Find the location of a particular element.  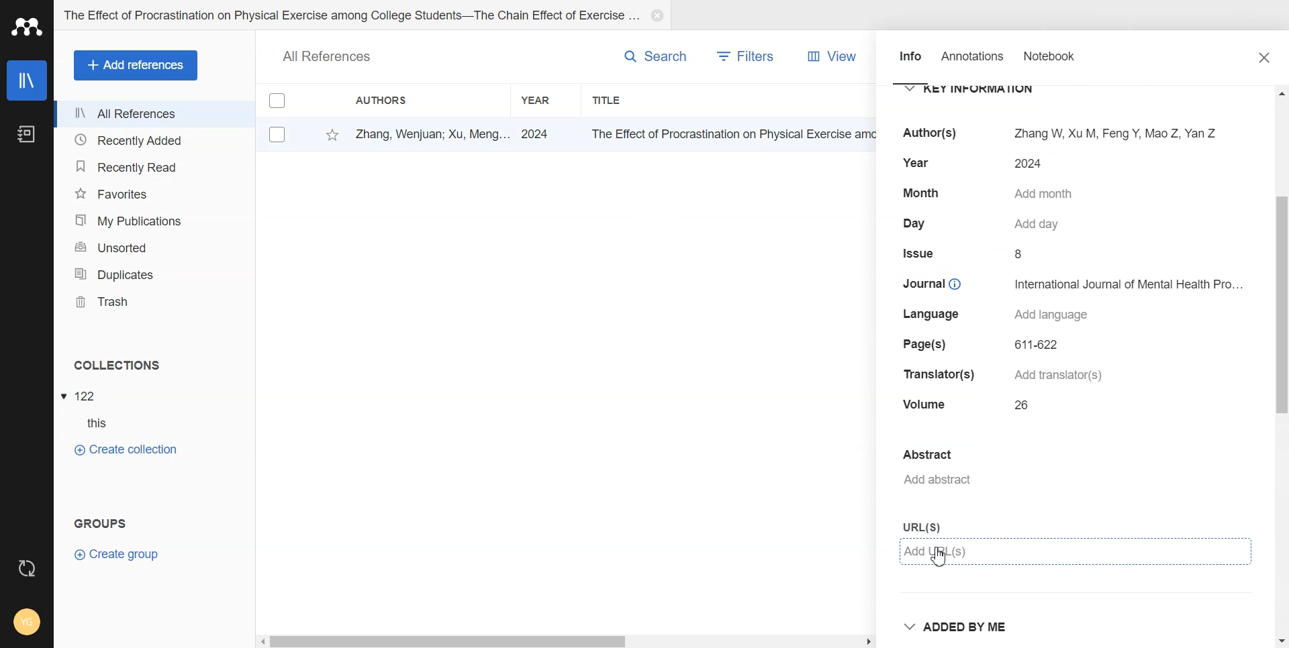

URLs is located at coordinates (1077, 544).